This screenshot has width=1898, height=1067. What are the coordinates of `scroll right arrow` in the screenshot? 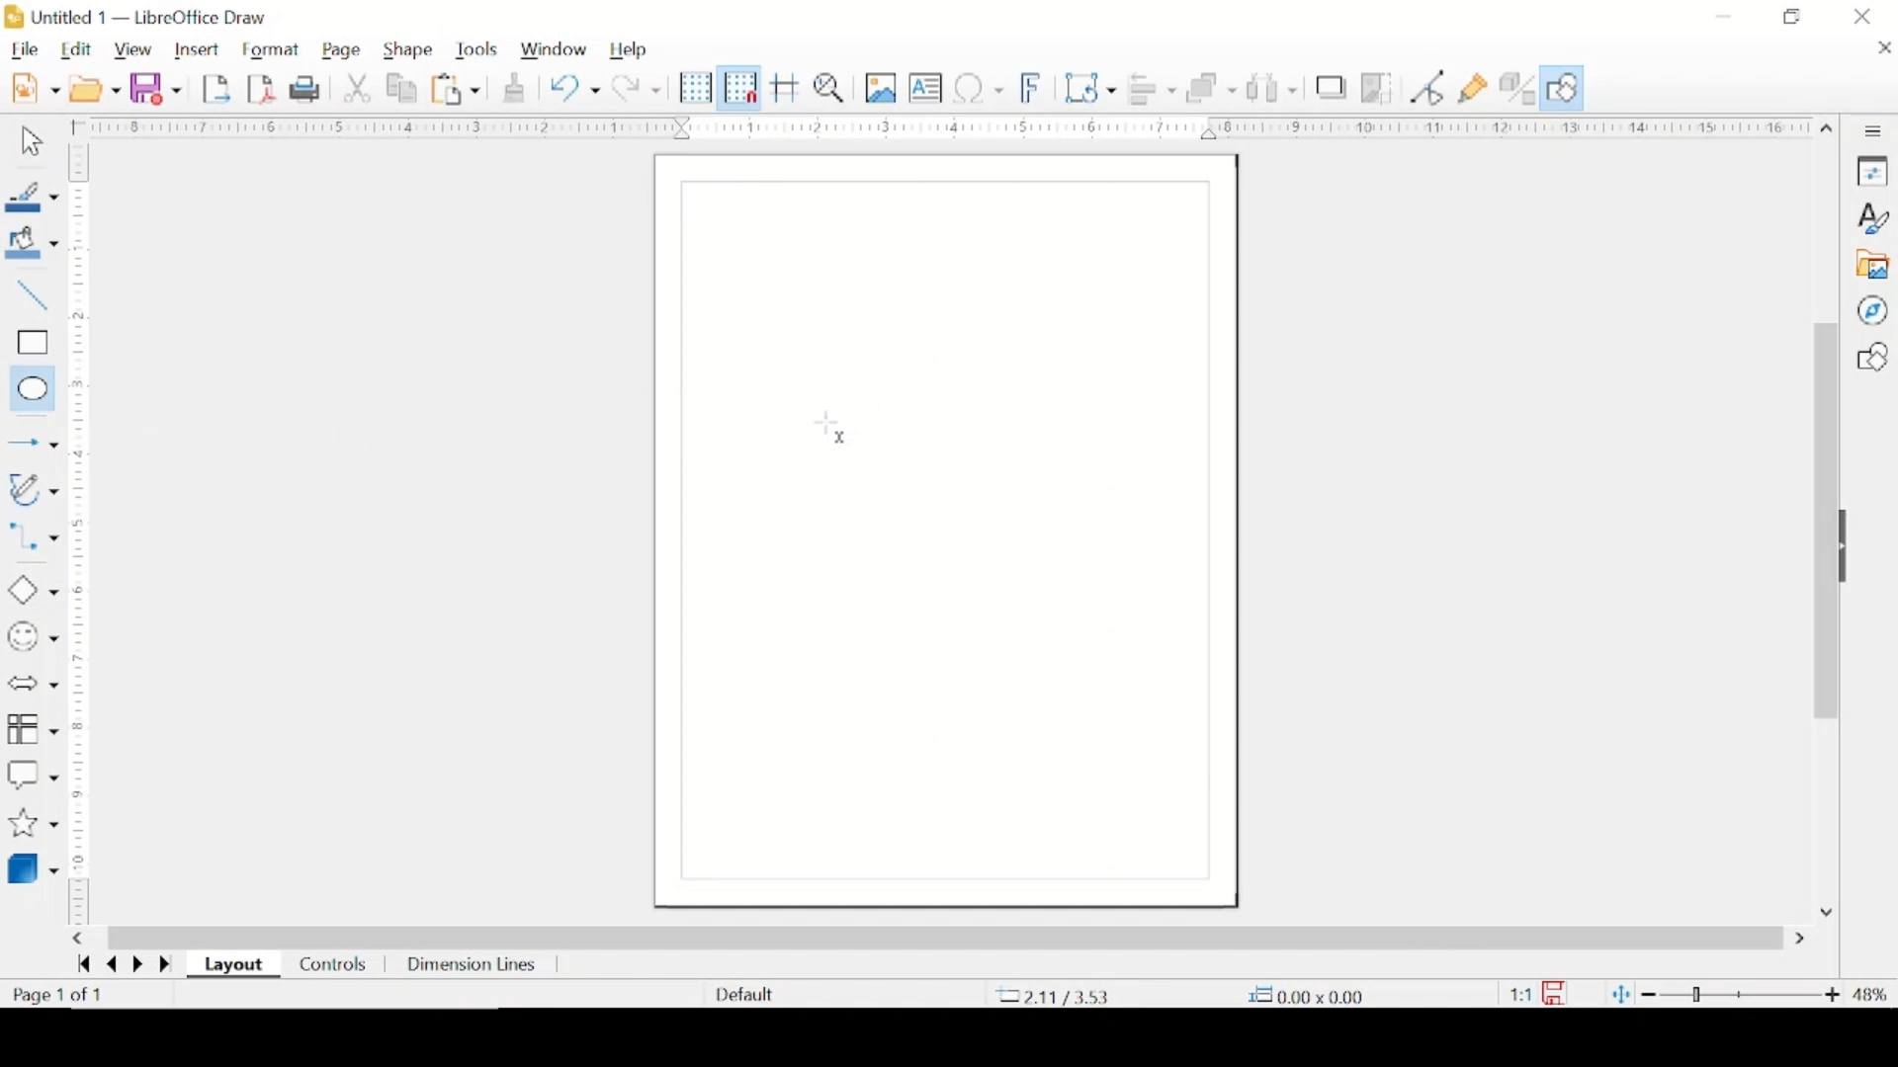 It's located at (1800, 939).